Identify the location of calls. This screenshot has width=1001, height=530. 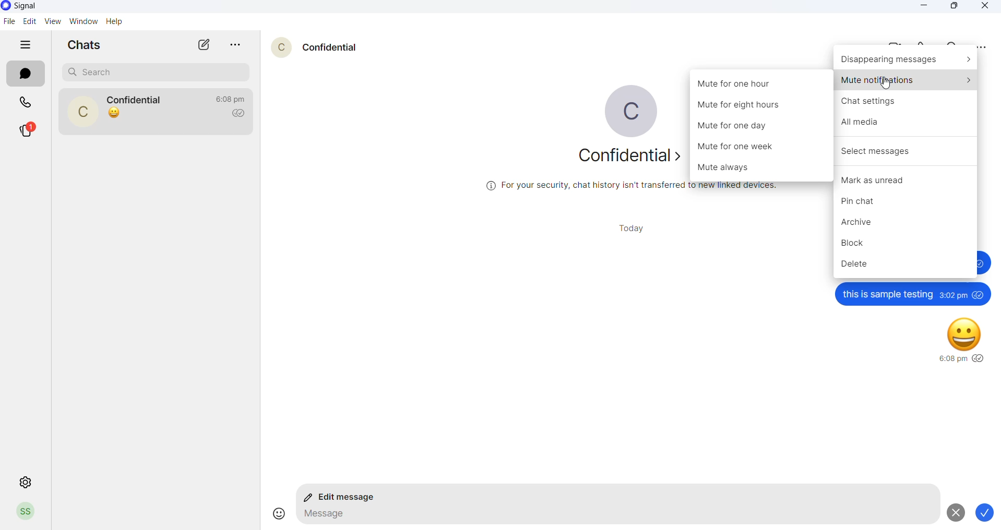
(26, 101).